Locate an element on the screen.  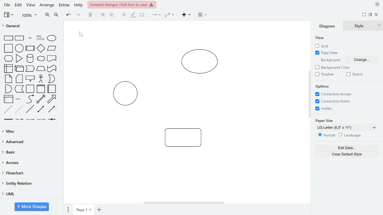
rectangle is located at coordinates (9, 38).